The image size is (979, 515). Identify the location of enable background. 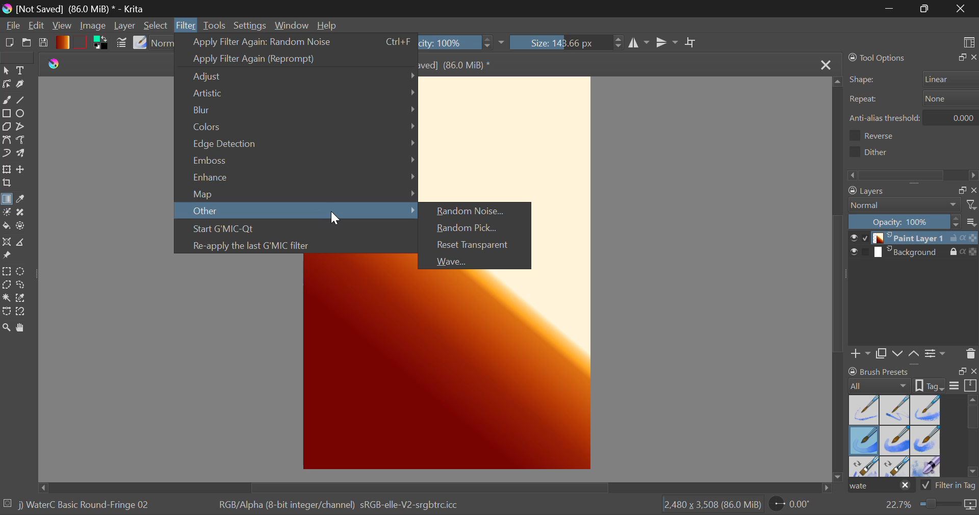
(866, 254).